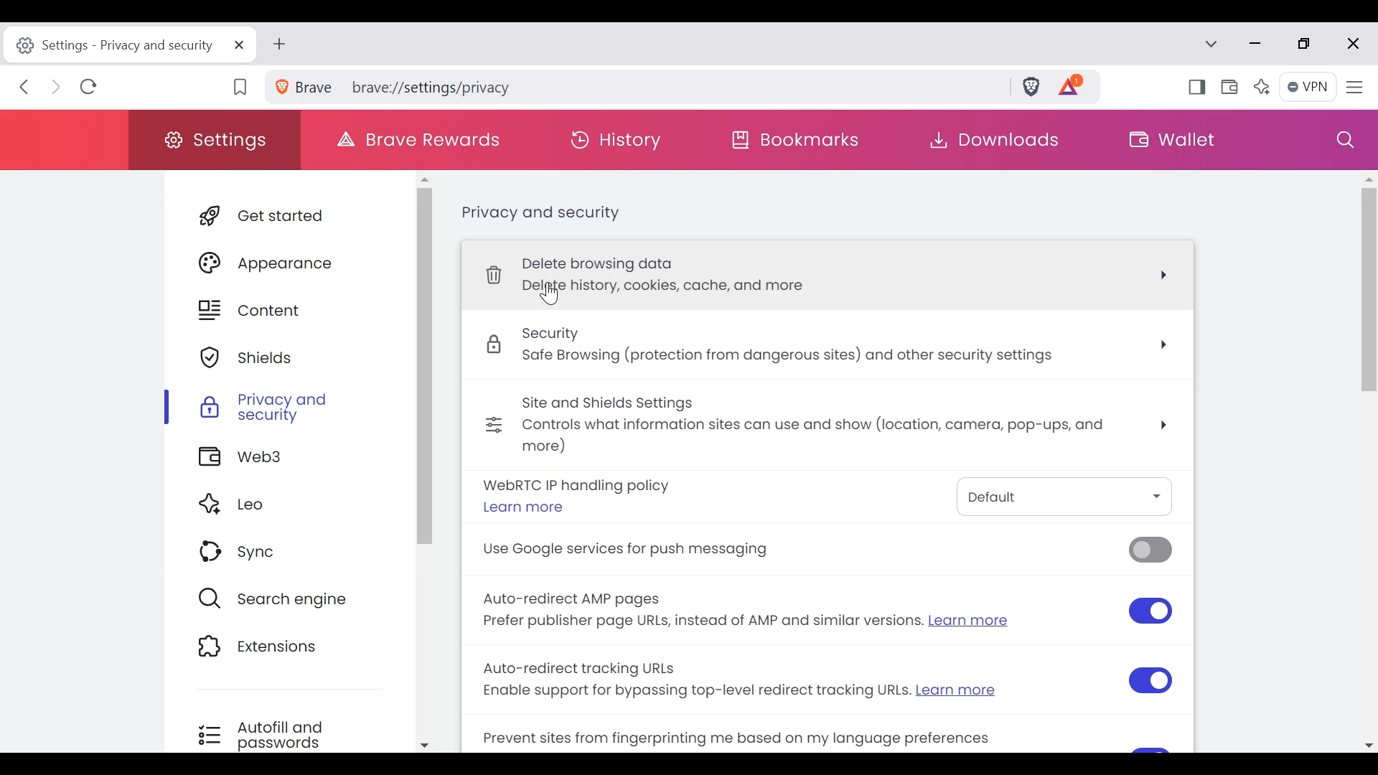 The height and width of the screenshot is (775, 1378). Describe the element at coordinates (424, 745) in the screenshot. I see `Scroll down` at that location.